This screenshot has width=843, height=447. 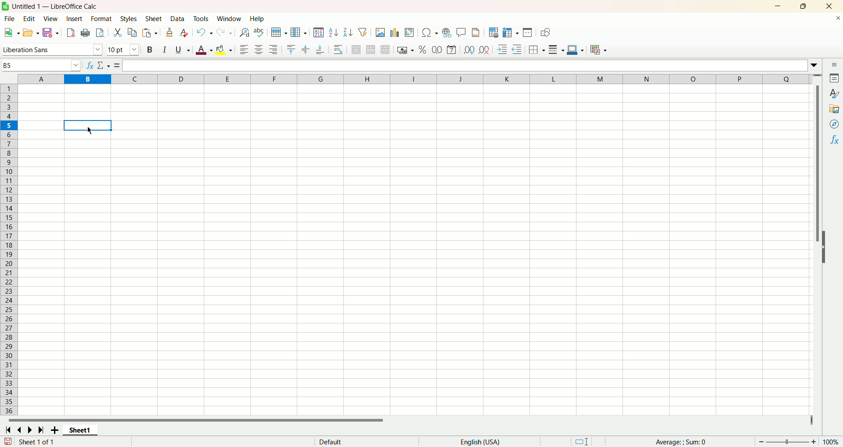 I want to click on draw function, so click(x=544, y=32).